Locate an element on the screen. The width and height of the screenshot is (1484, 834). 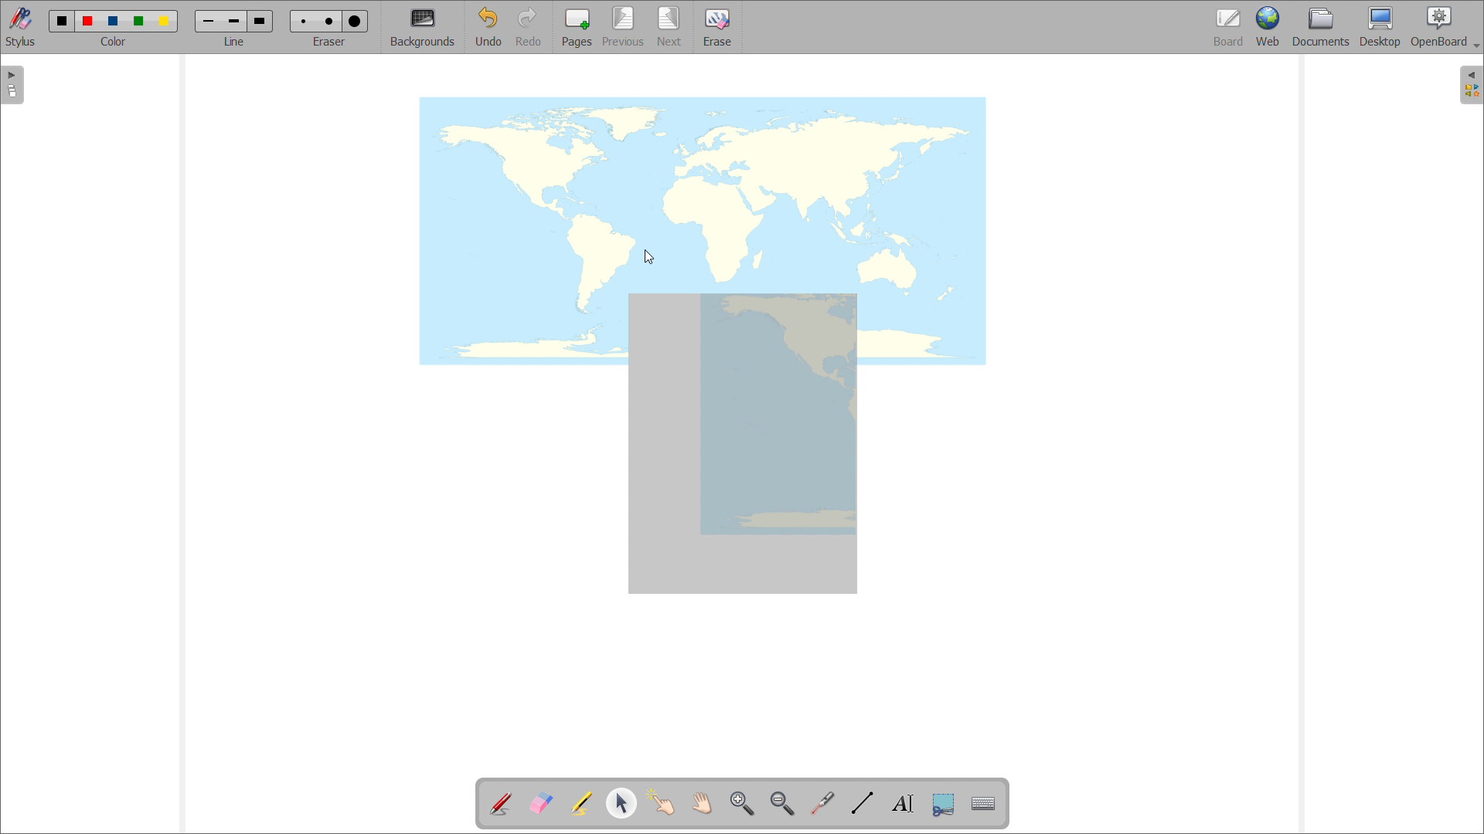
openboard settings is located at coordinates (1445, 25).